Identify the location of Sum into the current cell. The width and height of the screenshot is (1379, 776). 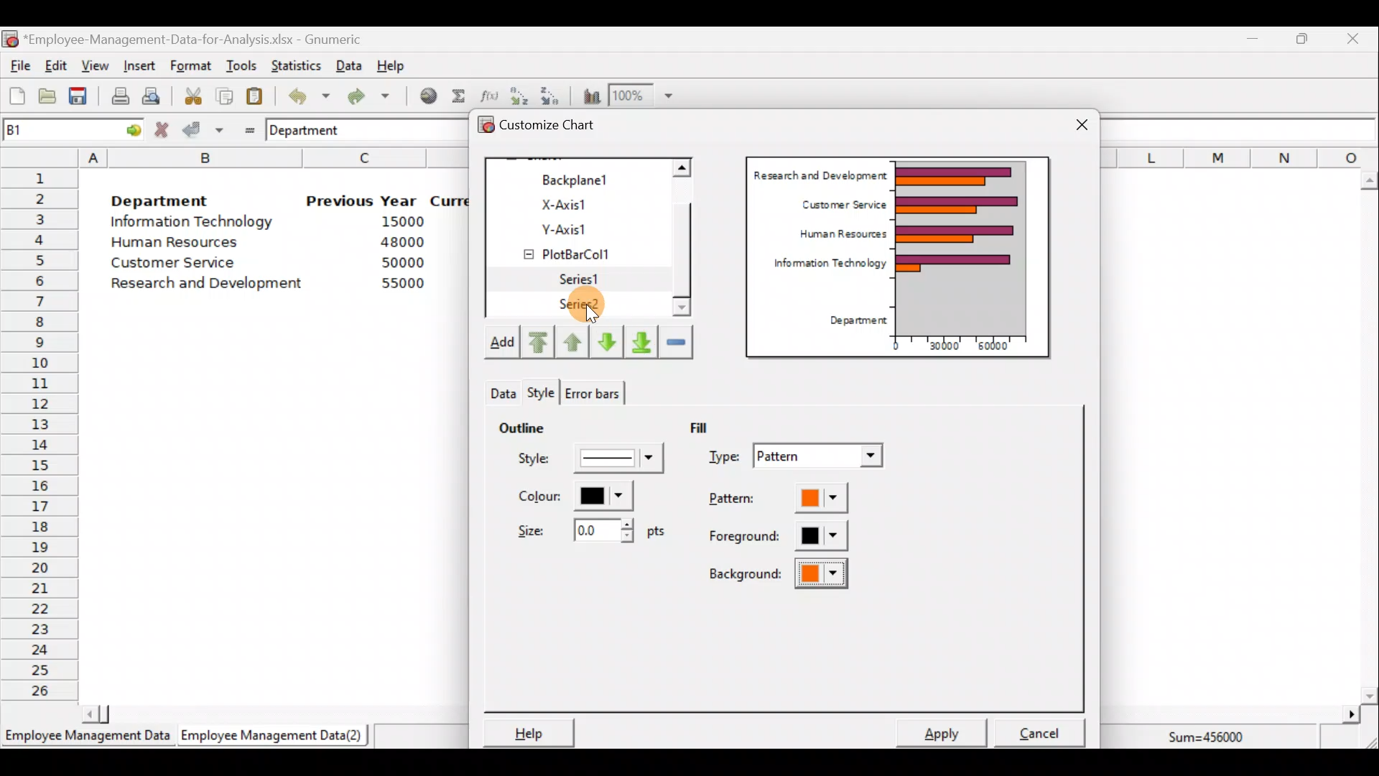
(456, 96).